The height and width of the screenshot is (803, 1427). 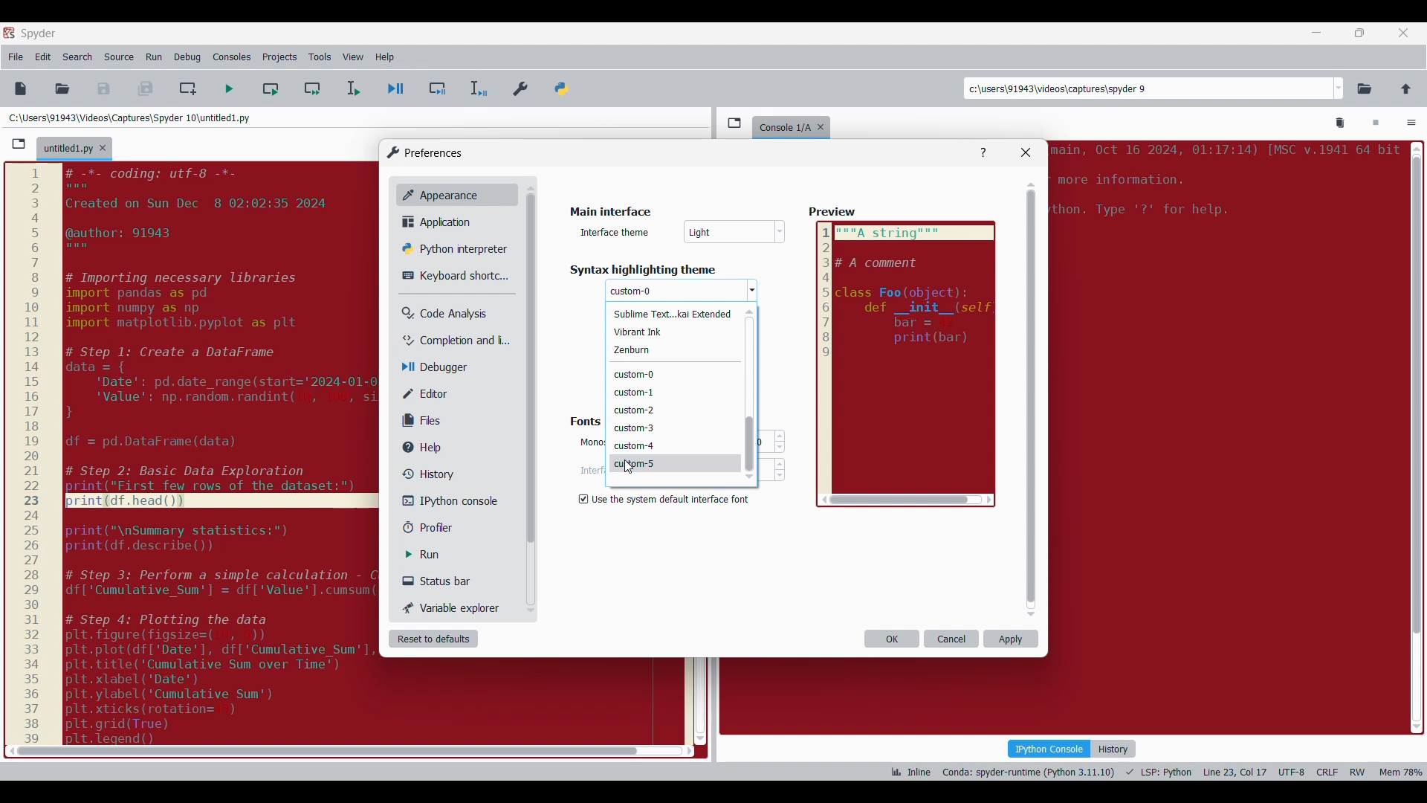 I want to click on Debug cell, so click(x=438, y=88).